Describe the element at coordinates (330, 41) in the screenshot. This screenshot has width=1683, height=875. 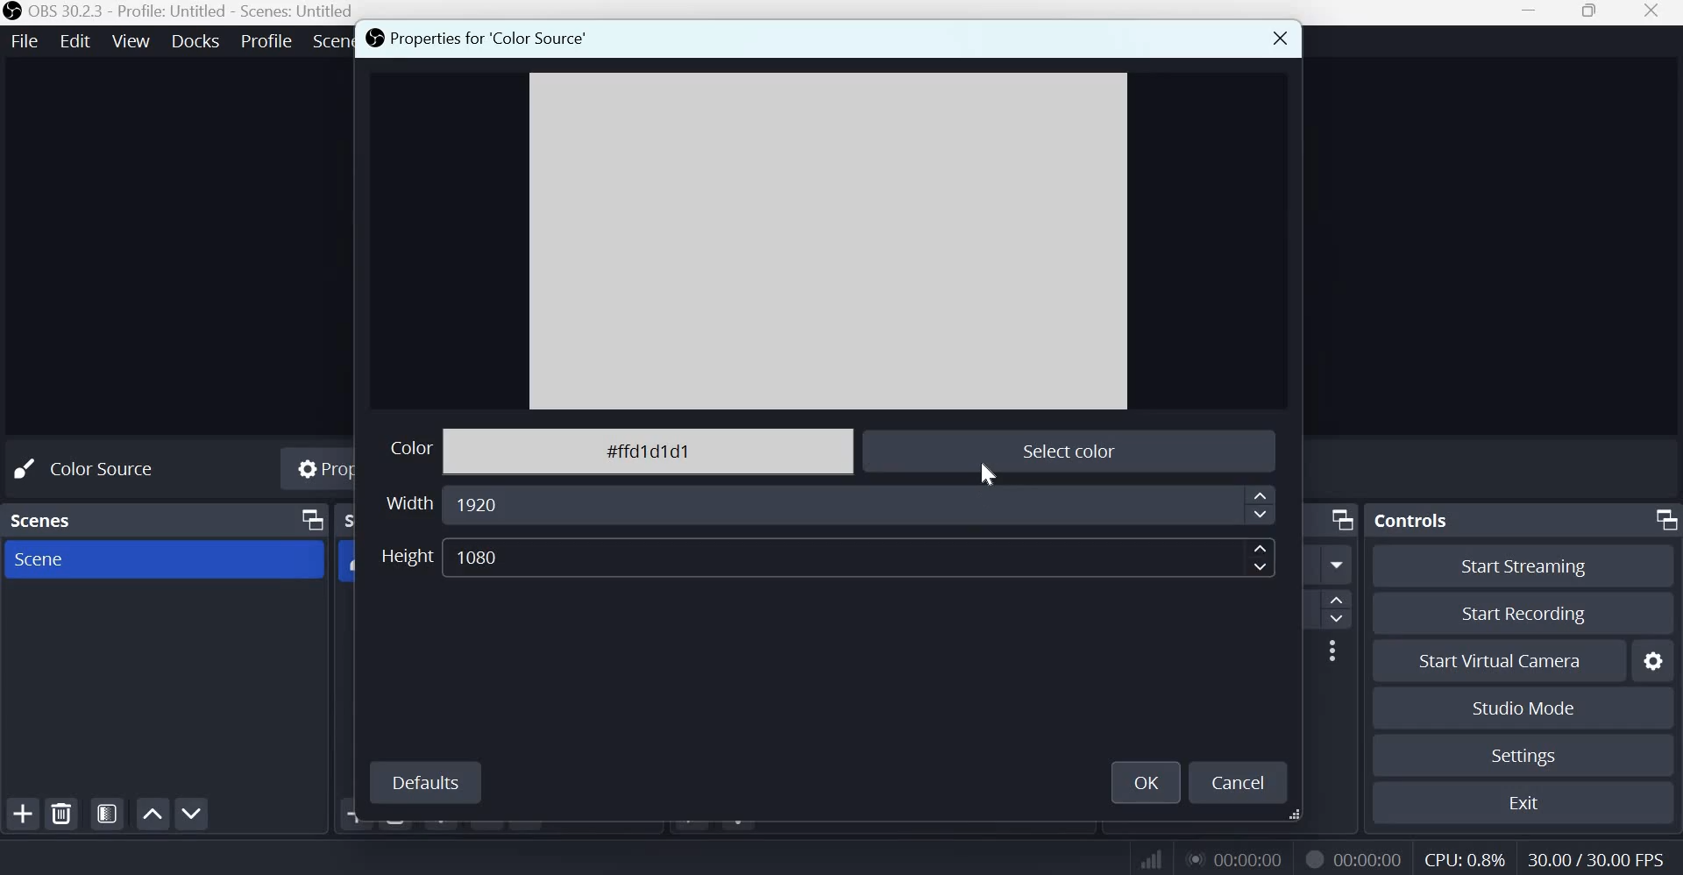
I see `Scene Collection` at that location.